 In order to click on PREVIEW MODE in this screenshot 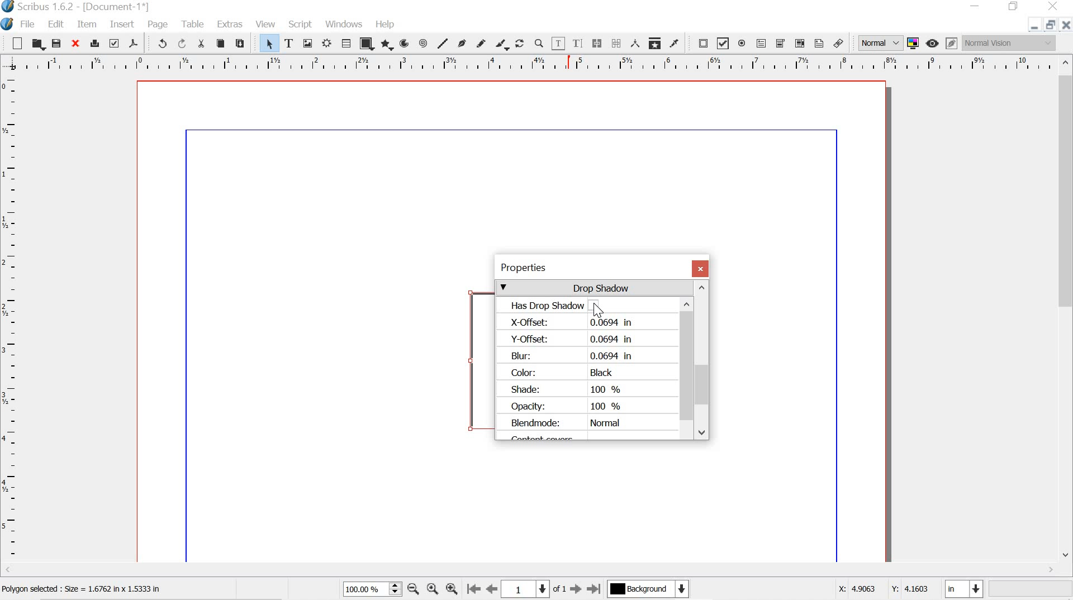, I will do `click(933, 43)`.